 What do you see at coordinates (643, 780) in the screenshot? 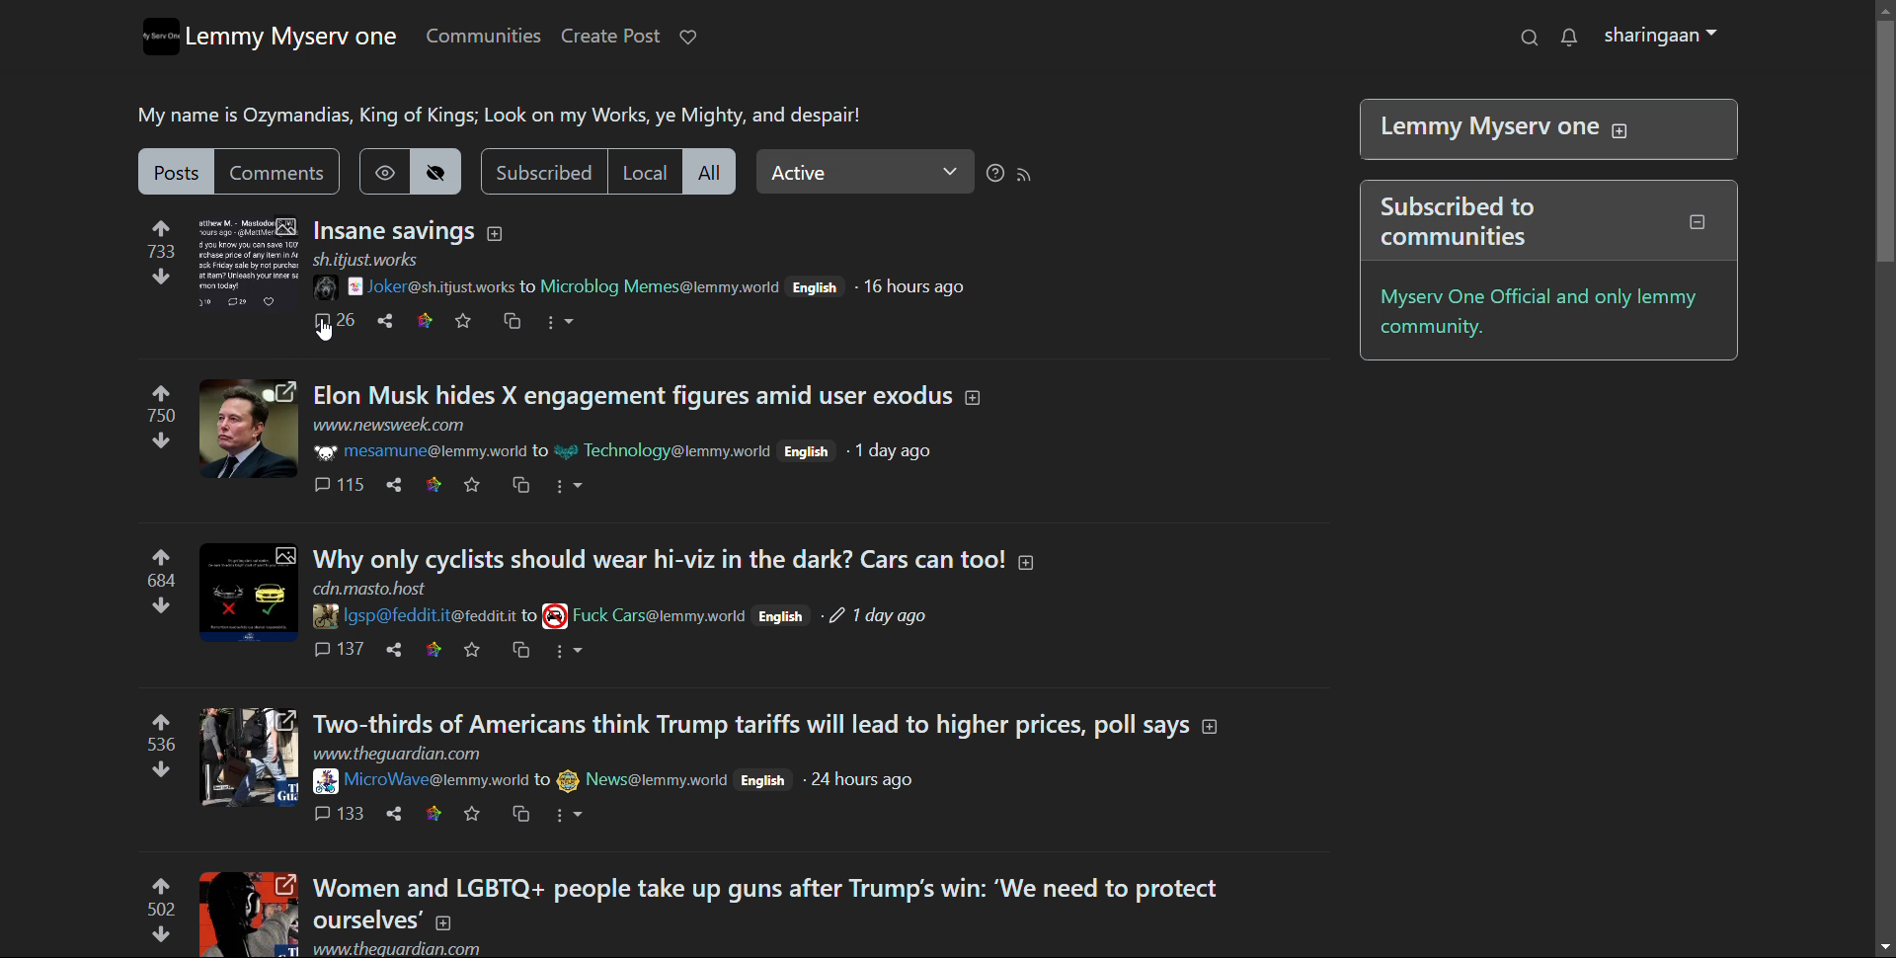
I see `community` at bounding box center [643, 780].